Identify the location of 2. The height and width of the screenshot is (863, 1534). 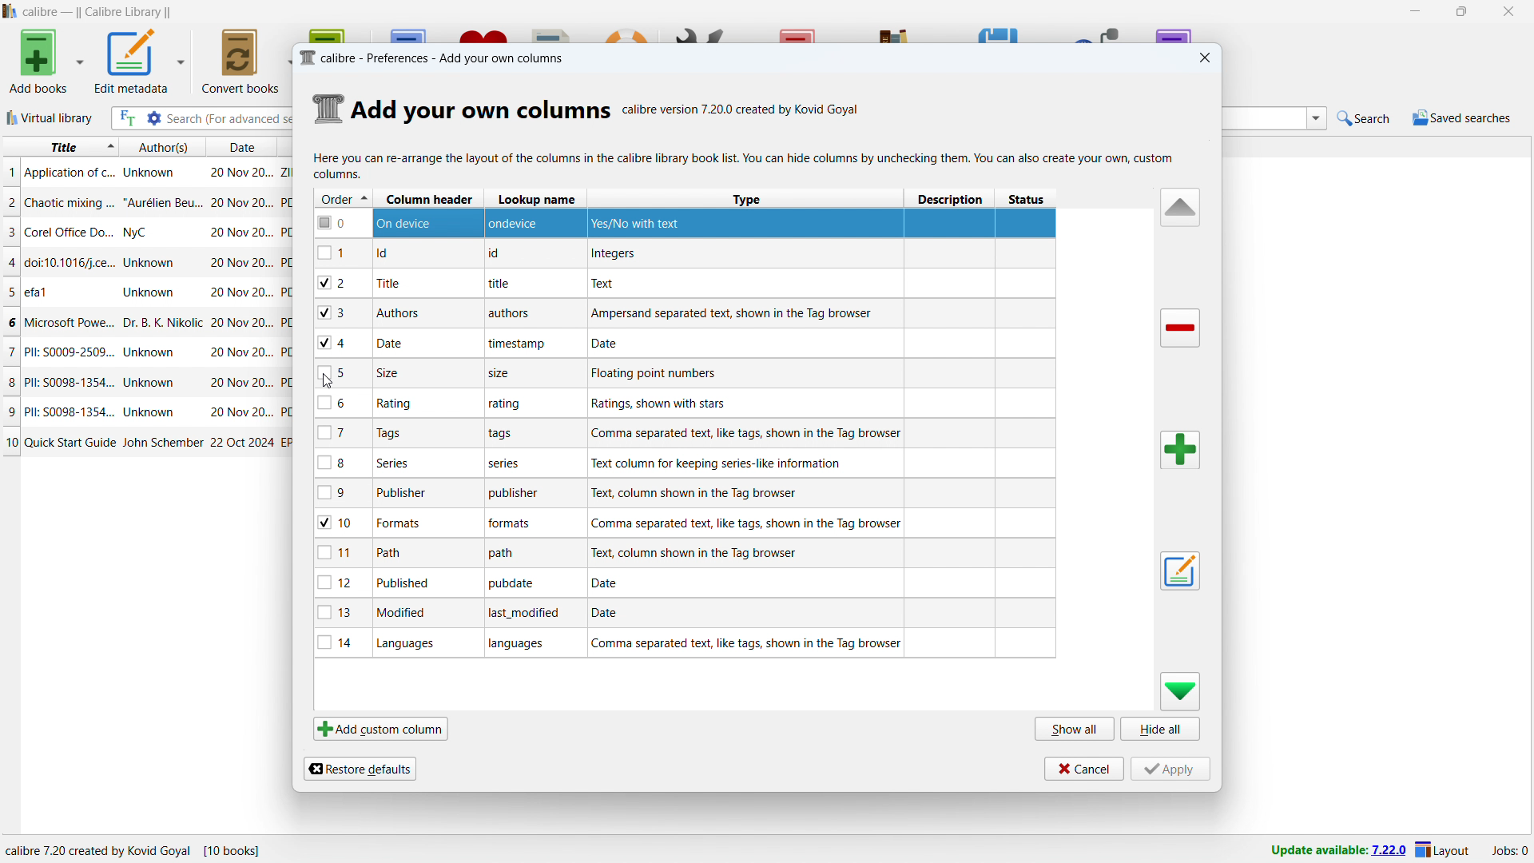
(343, 281).